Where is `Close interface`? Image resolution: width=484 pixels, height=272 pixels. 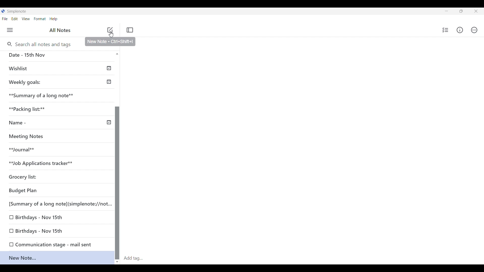
Close interface is located at coordinates (476, 11).